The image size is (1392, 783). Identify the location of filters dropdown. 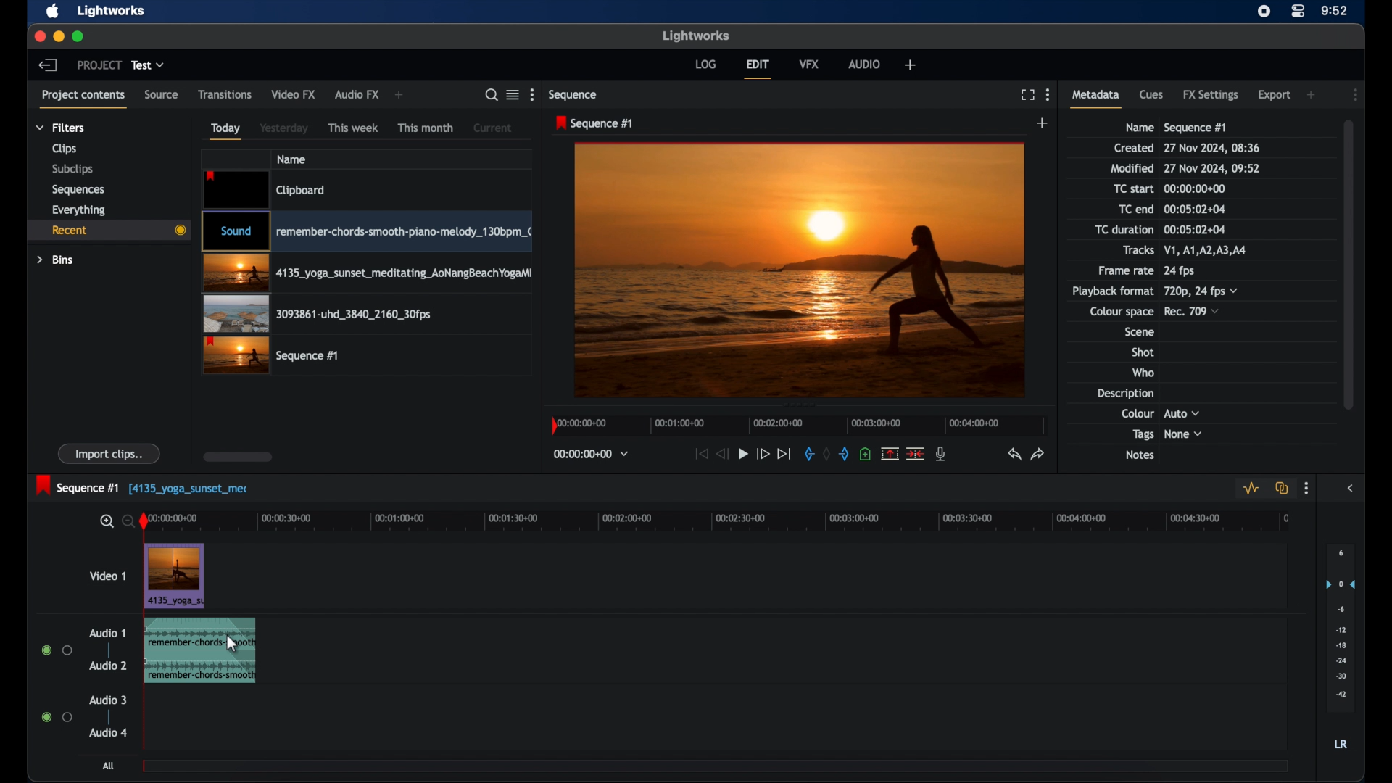
(60, 128).